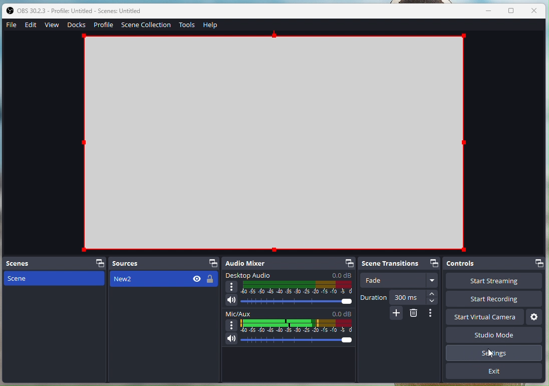 This screenshot has width=549, height=386. Describe the element at coordinates (458, 335) in the screenshot. I see `Studio Mode` at that location.